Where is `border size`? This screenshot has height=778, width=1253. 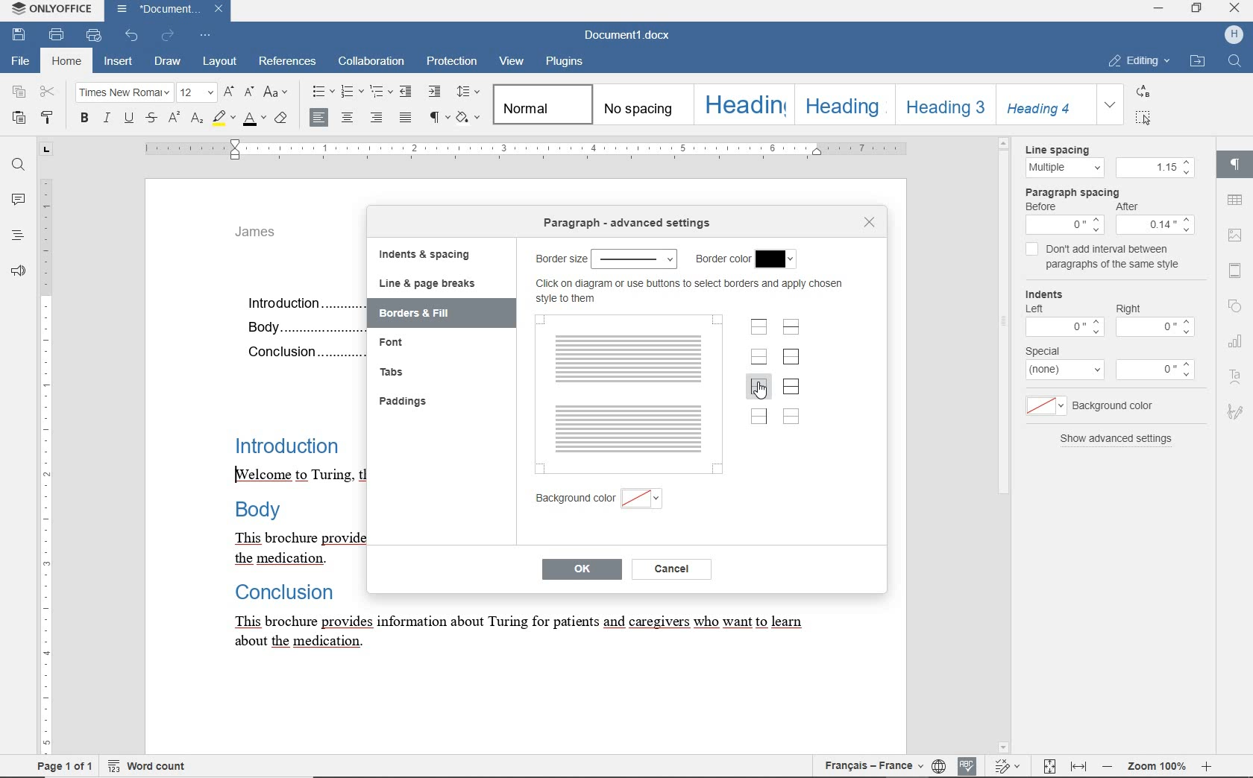
border size is located at coordinates (558, 259).